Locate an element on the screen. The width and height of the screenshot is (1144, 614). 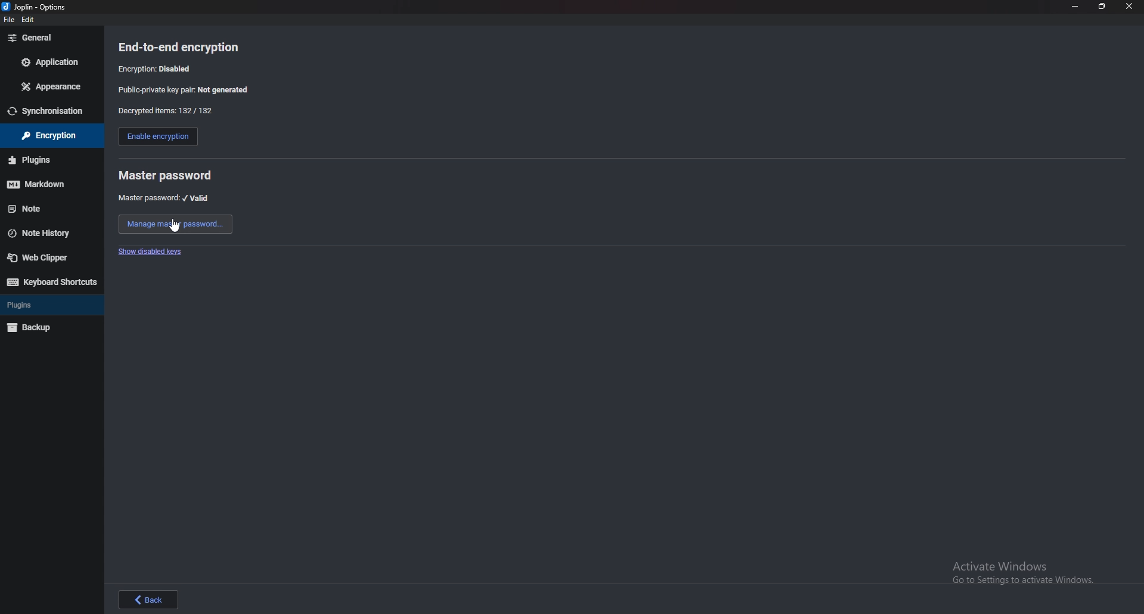
backup is located at coordinates (46, 328).